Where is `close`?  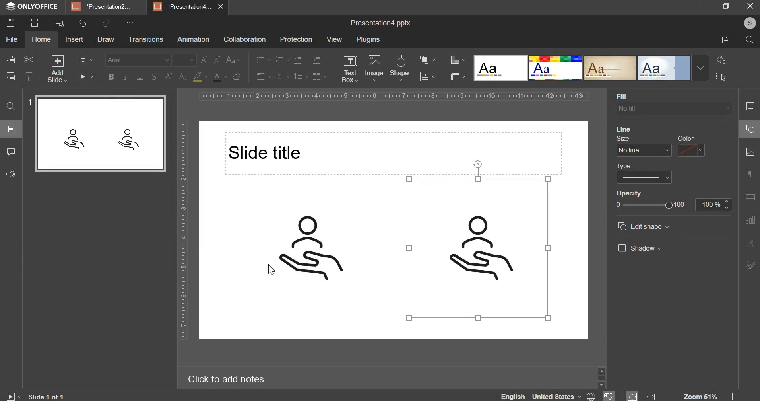 close is located at coordinates (750, 6).